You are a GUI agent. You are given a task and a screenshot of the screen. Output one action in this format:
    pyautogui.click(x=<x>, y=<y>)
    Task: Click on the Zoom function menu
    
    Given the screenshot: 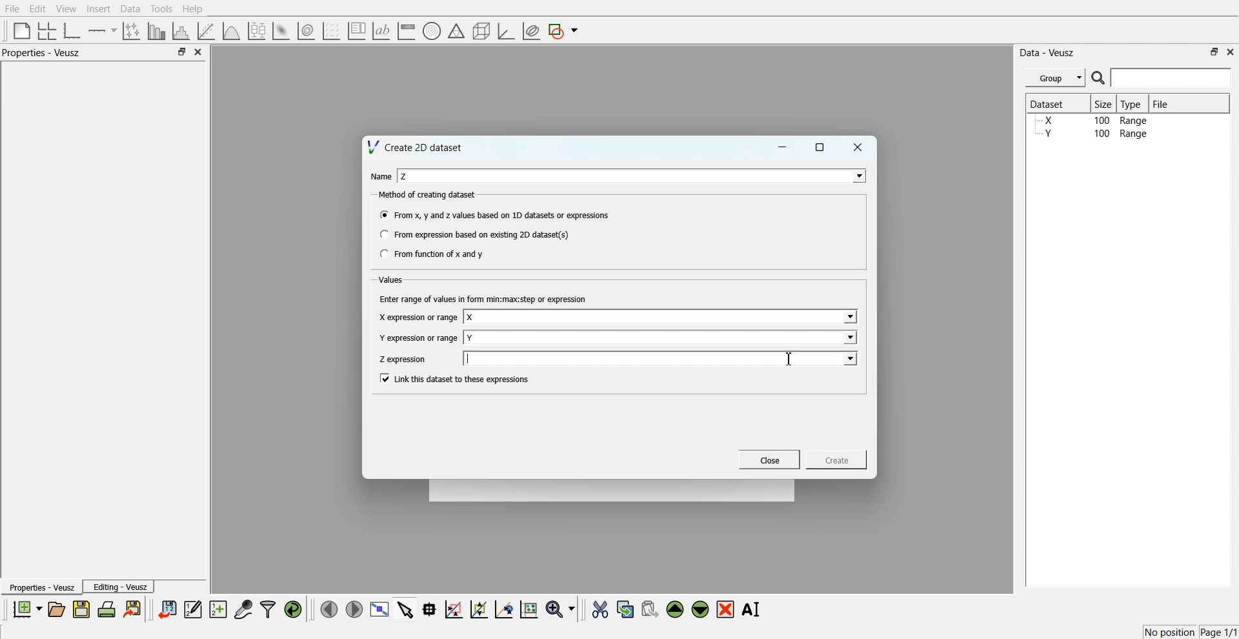 What is the action you would take?
    pyautogui.click(x=562, y=609)
    